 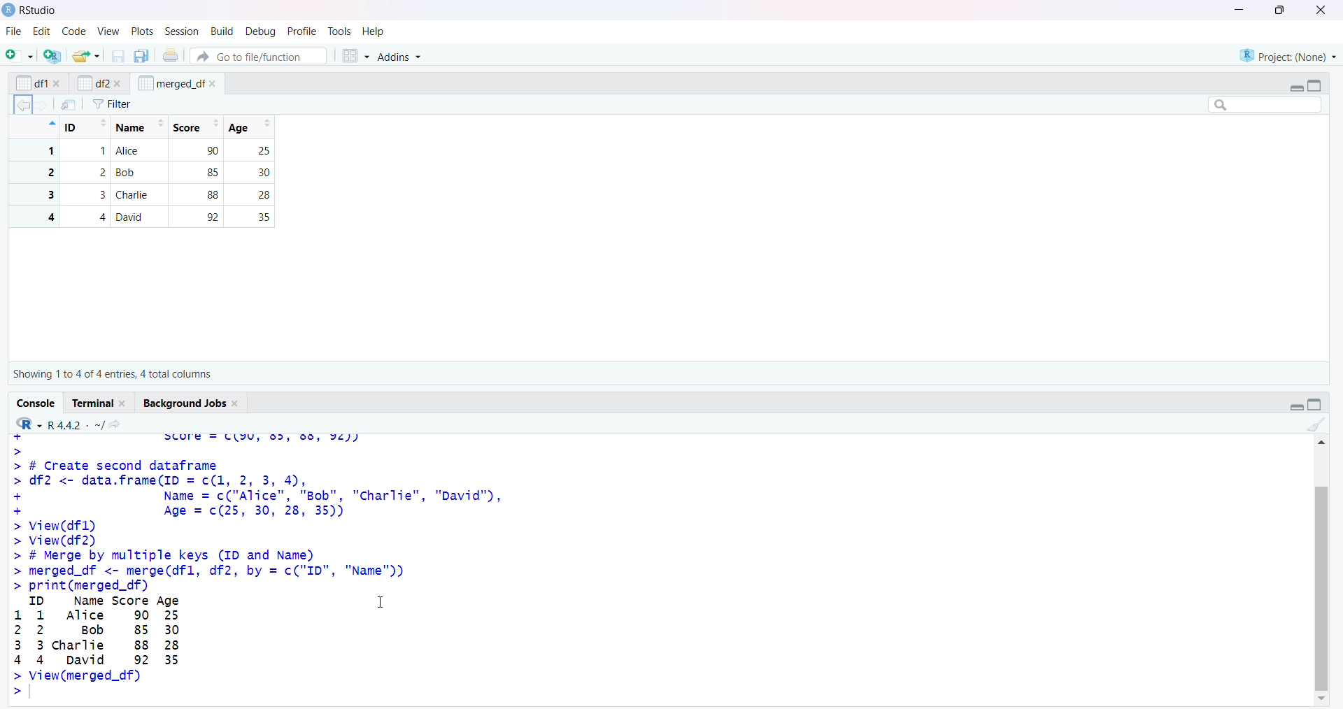 I want to click on Help, so click(x=373, y=31).